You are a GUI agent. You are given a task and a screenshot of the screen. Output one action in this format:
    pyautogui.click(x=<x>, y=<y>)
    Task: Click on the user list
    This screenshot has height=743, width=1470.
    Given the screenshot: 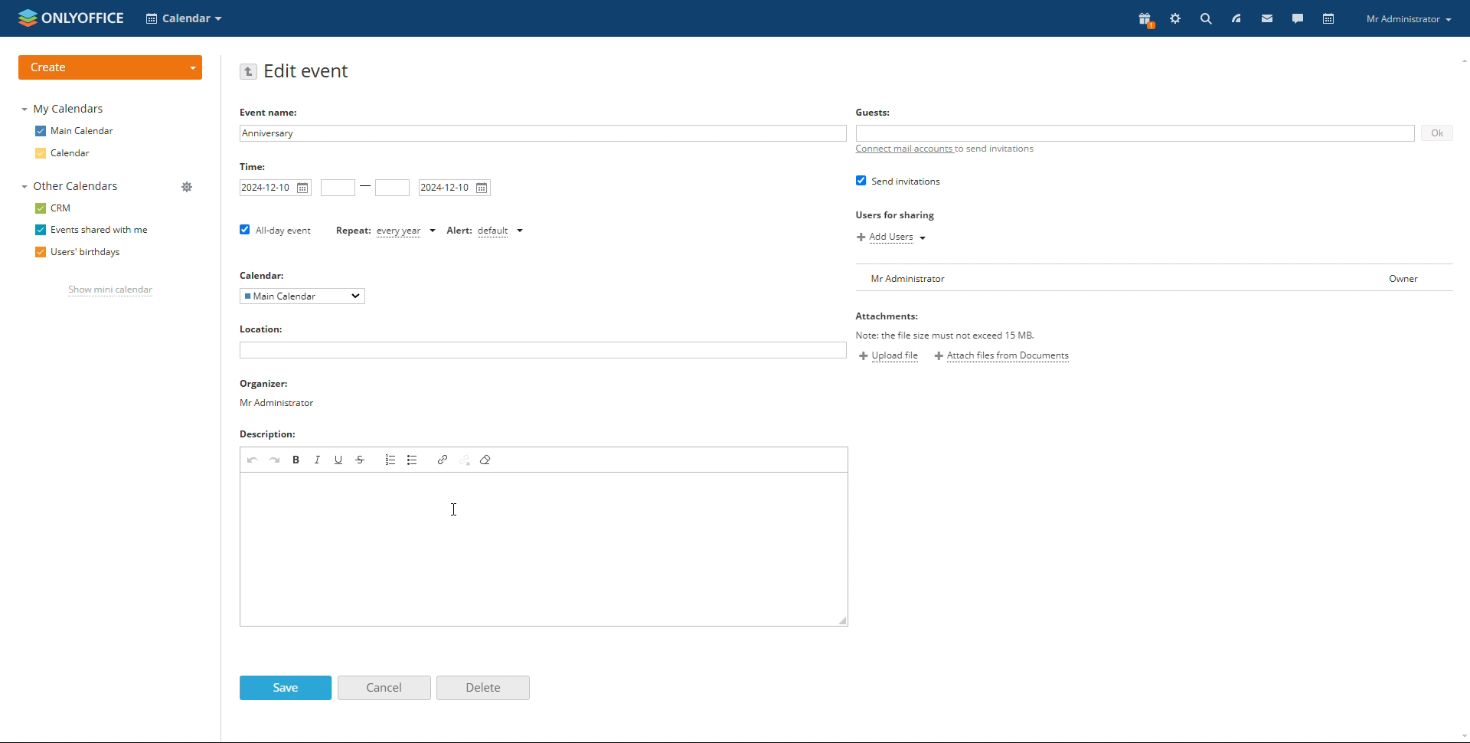 What is the action you would take?
    pyautogui.click(x=1155, y=278)
    